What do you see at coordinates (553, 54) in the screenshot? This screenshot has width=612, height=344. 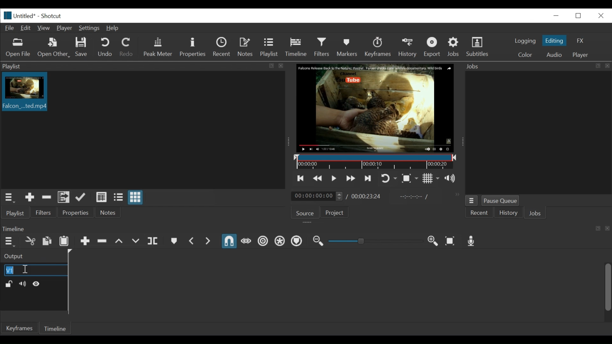 I see `Audio` at bounding box center [553, 54].